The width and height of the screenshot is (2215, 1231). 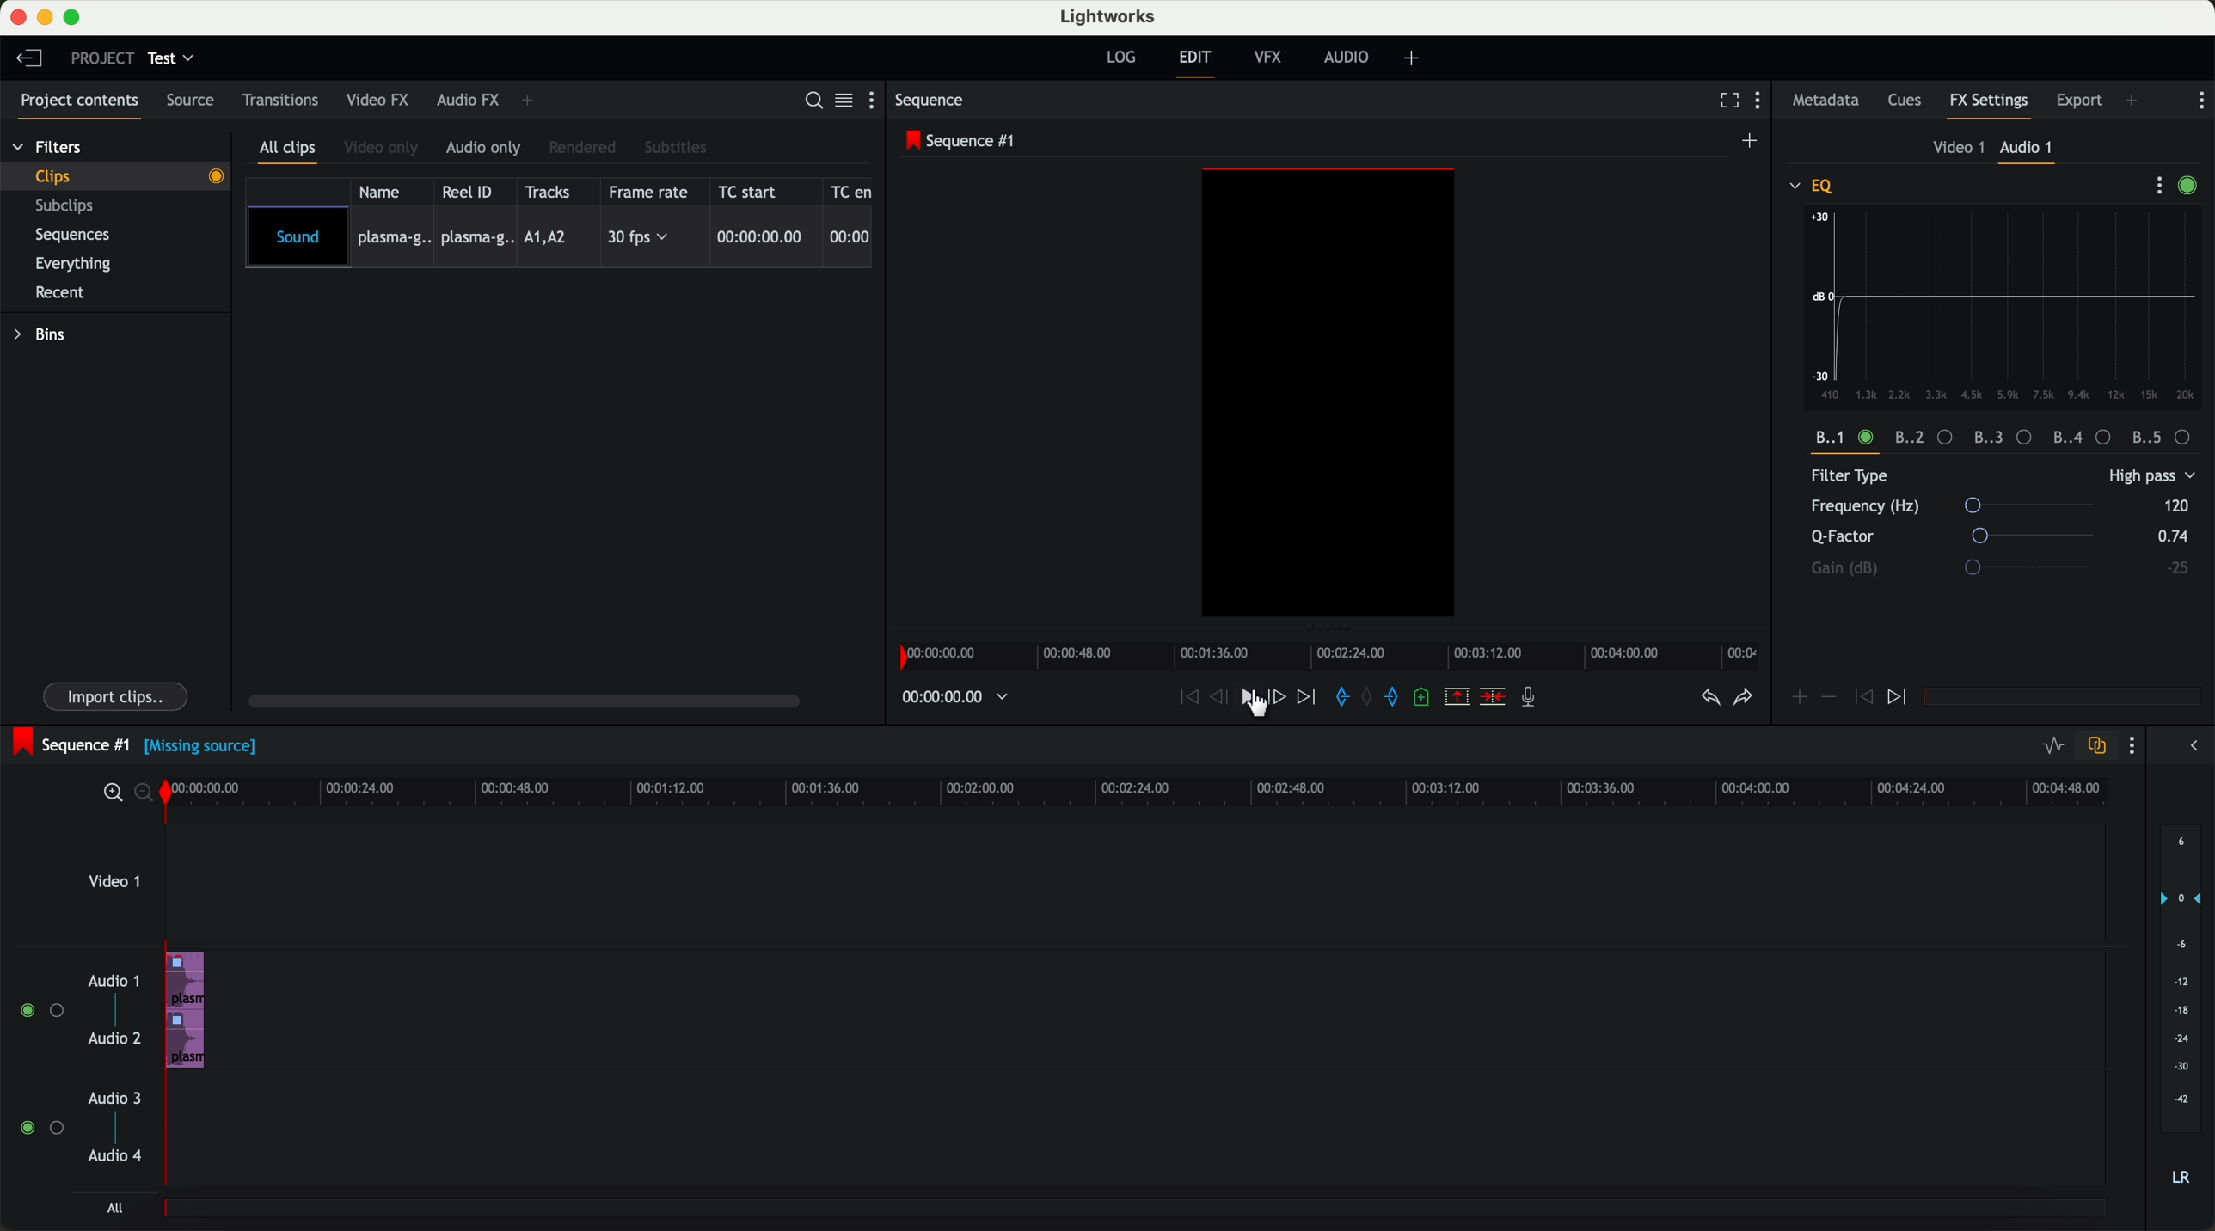 I want to click on recent, so click(x=58, y=291).